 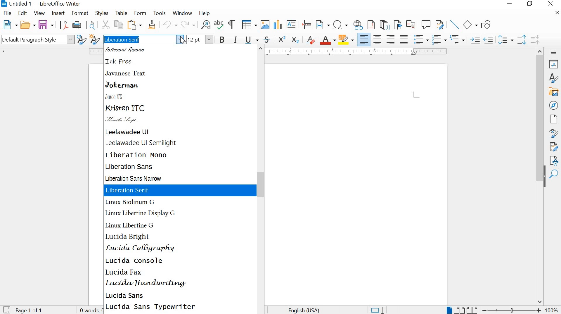 What do you see at coordinates (95, 39) in the screenshot?
I see `NEW STYLE FROM SELECTION` at bounding box center [95, 39].